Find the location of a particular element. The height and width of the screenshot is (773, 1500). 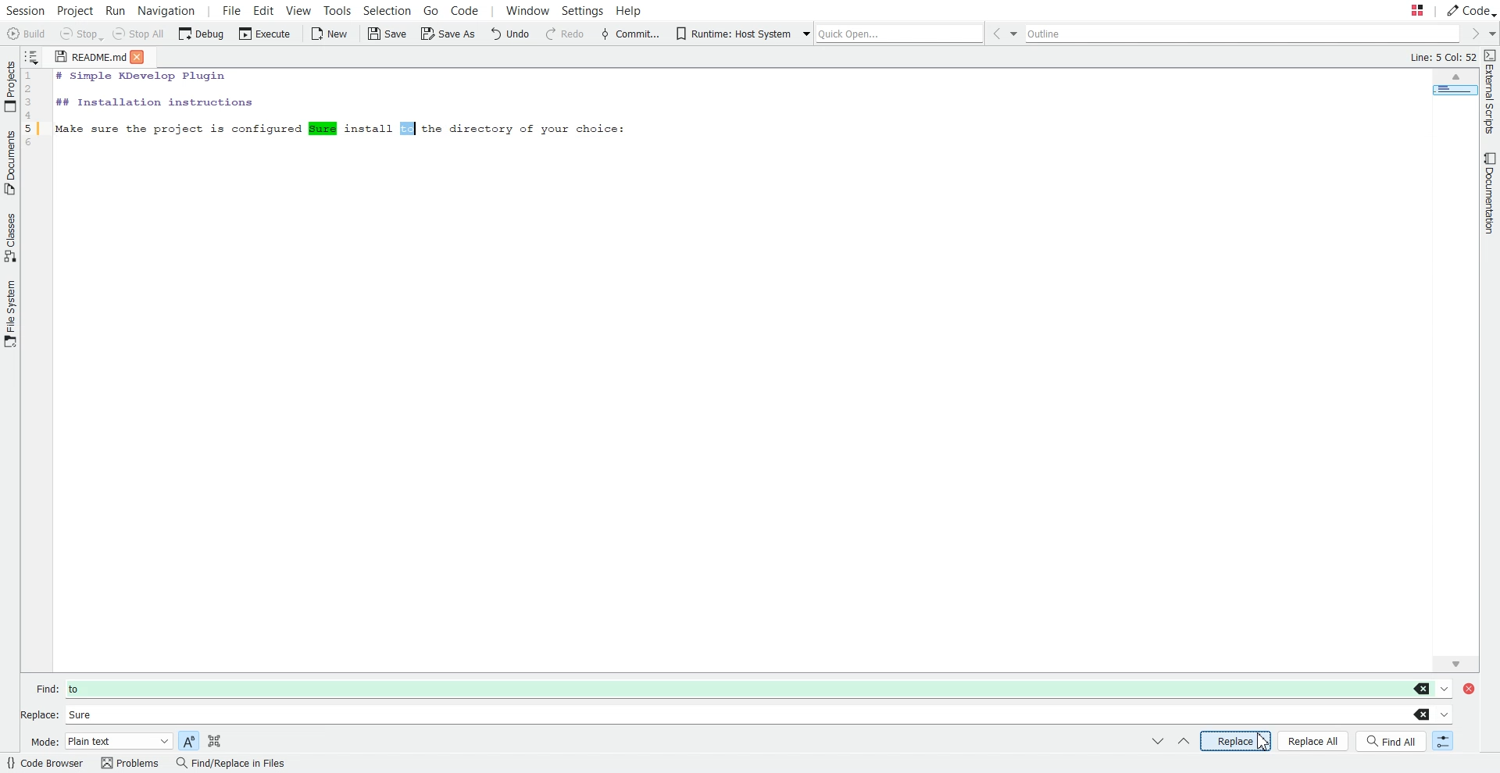

Build is located at coordinates (27, 34).